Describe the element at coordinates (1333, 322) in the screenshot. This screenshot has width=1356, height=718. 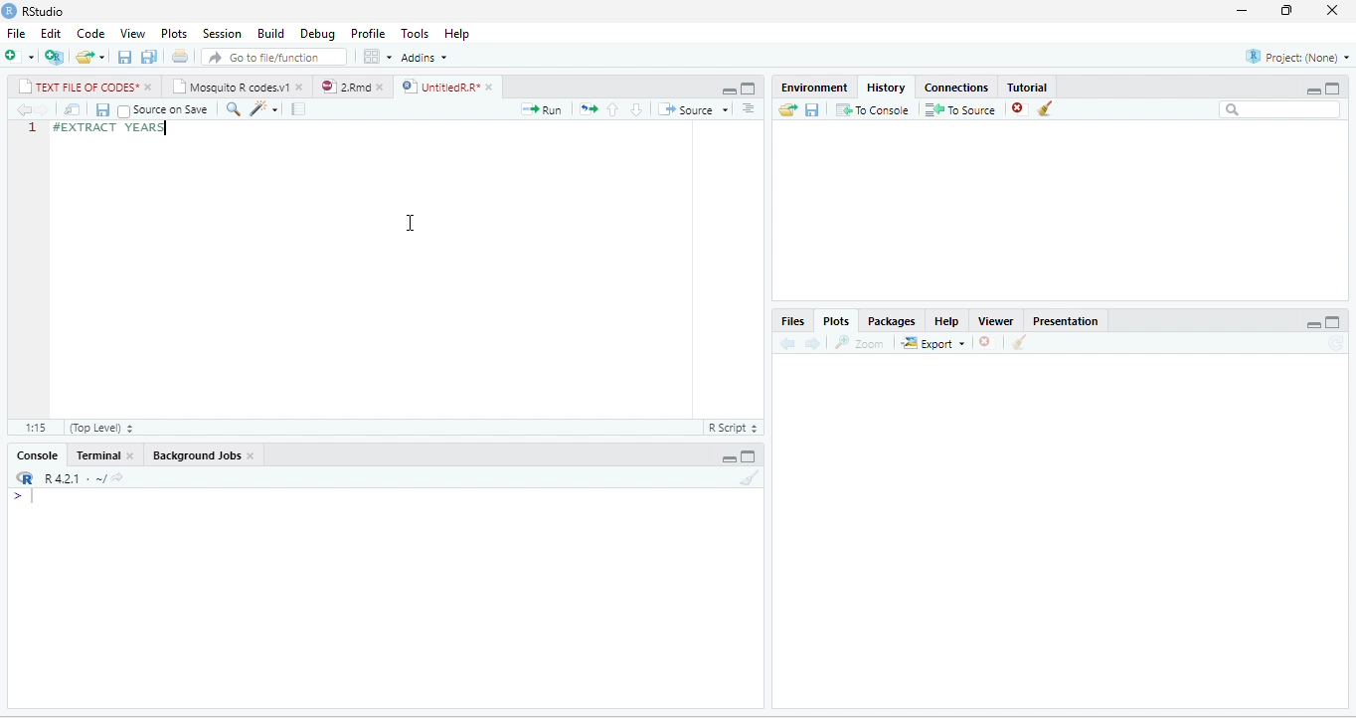
I see `maximize` at that location.